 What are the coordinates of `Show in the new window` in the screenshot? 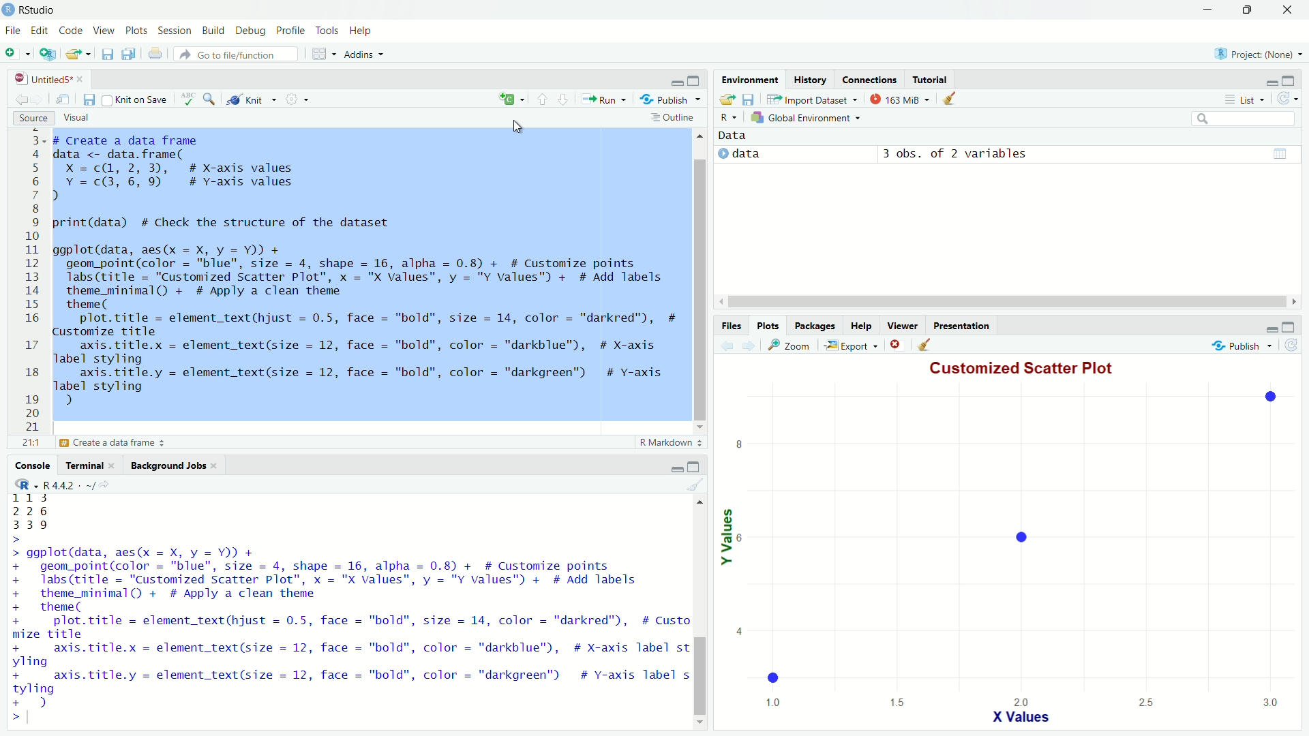 It's located at (64, 103).